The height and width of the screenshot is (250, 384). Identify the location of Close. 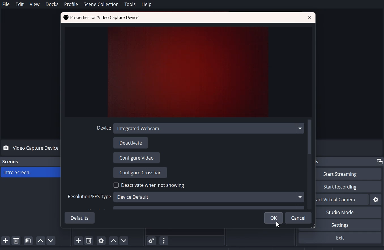
(310, 18).